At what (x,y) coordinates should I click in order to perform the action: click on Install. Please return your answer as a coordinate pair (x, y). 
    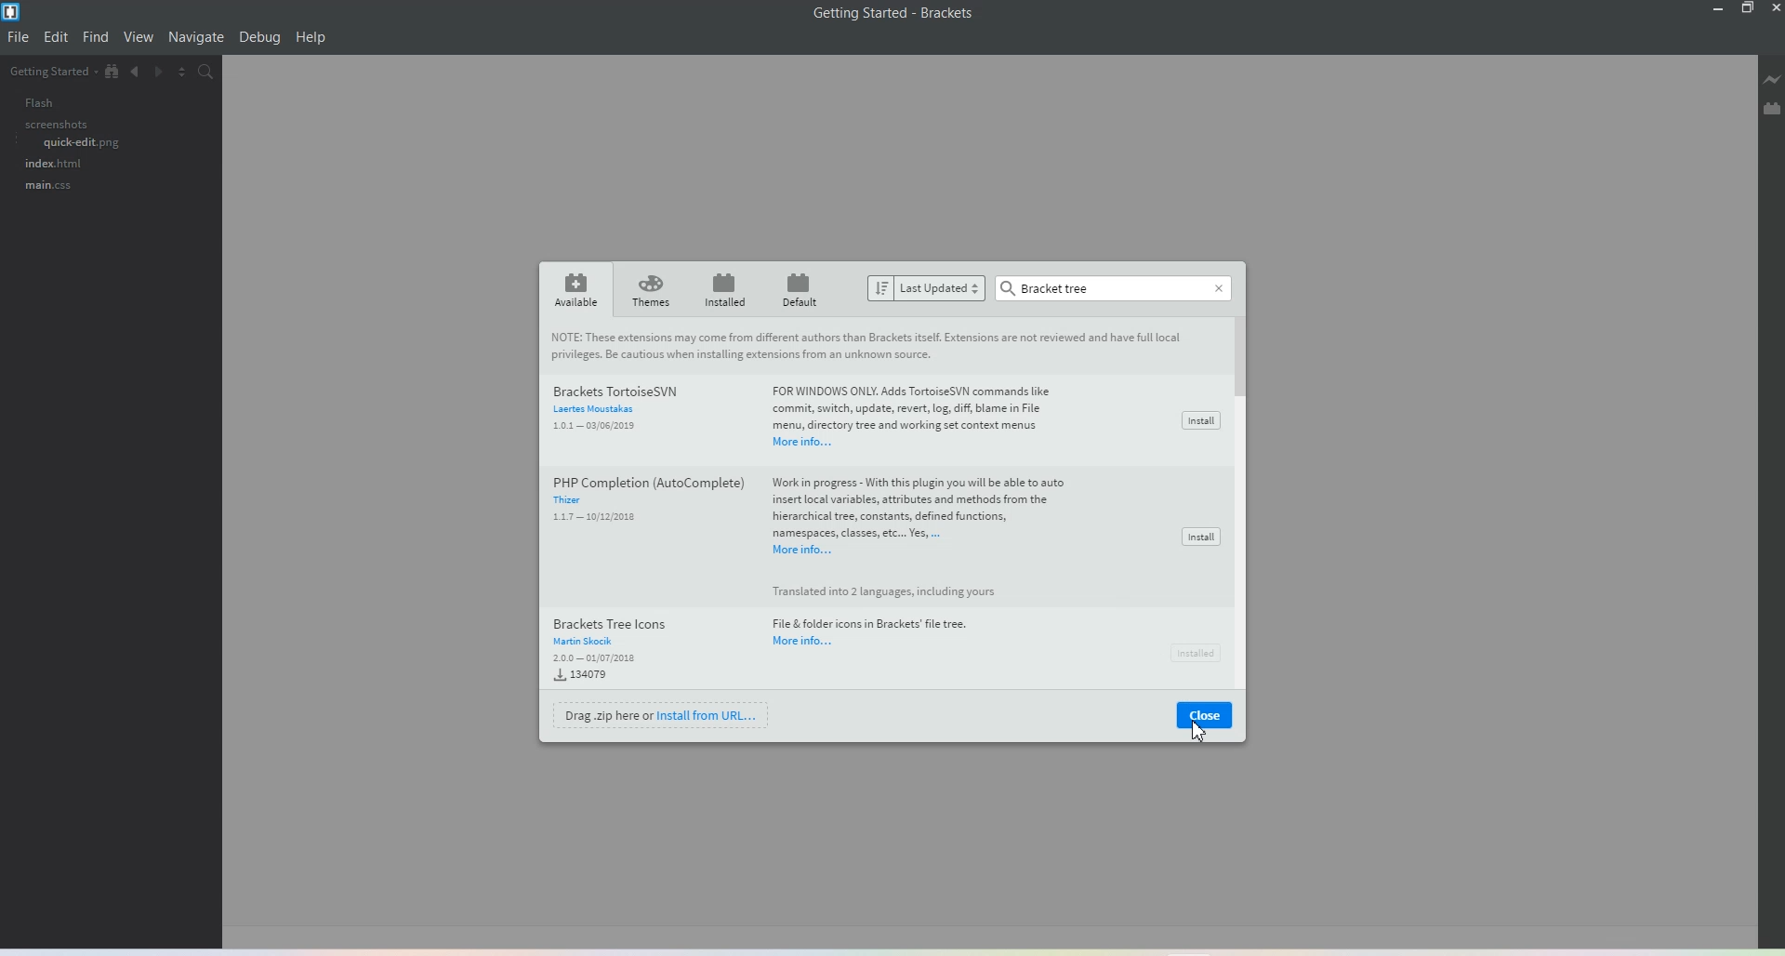
    Looking at the image, I should click on (1200, 537).